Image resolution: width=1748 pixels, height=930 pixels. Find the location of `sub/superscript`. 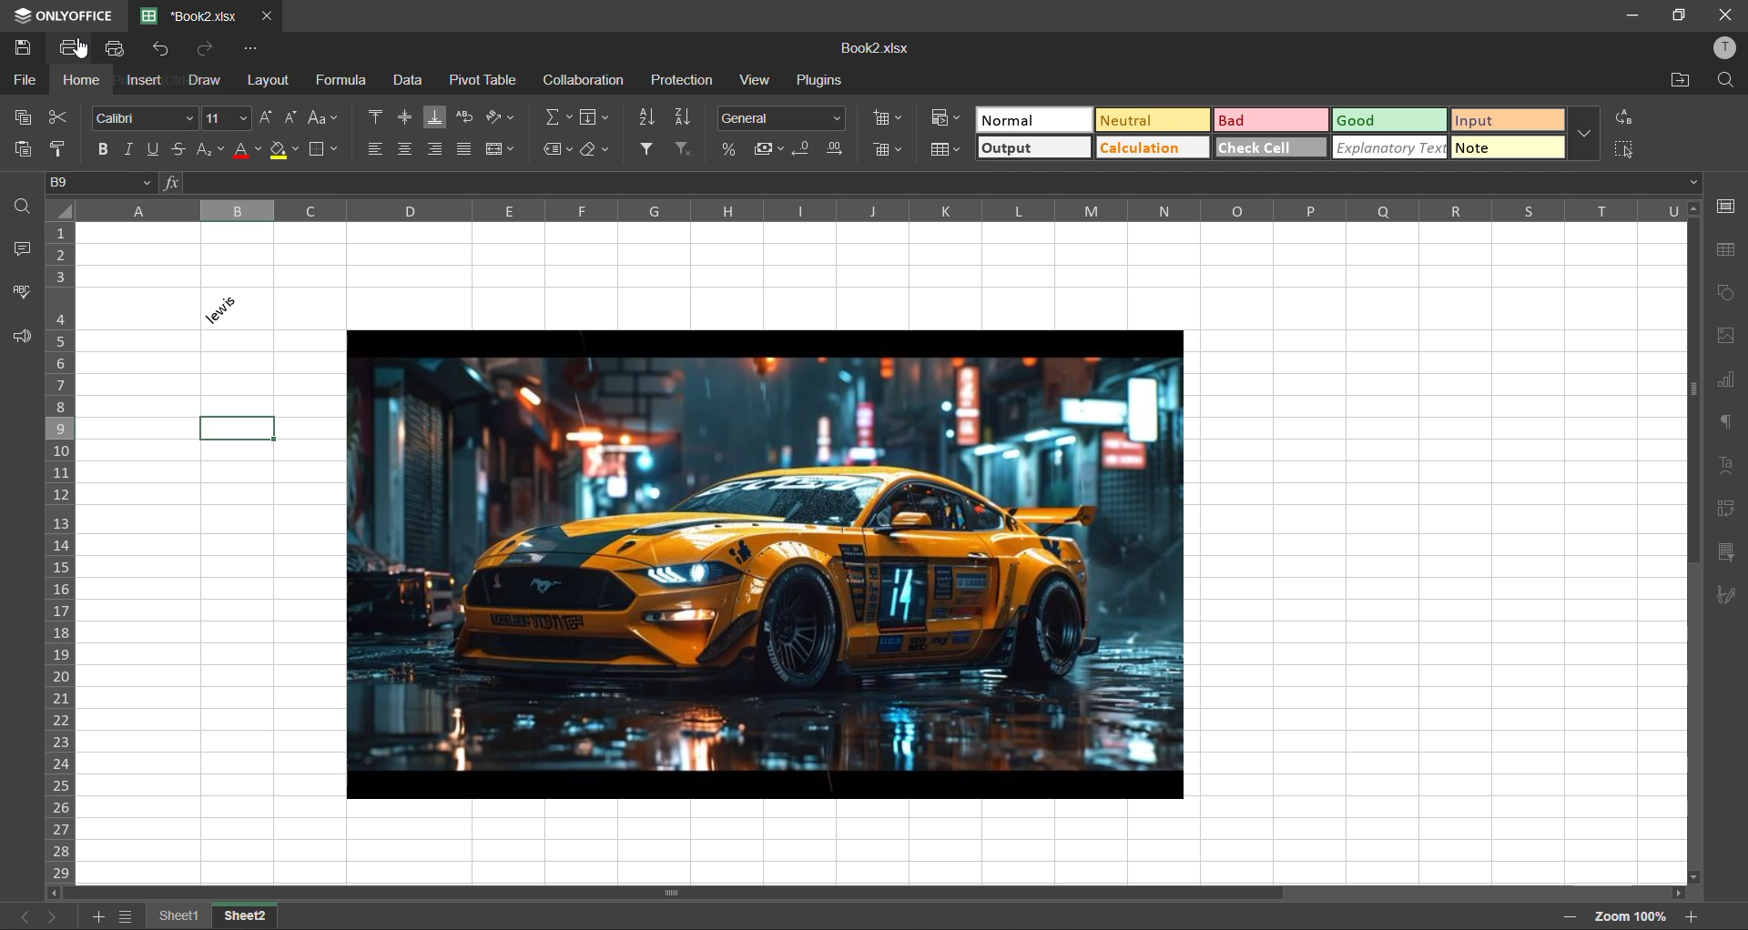

sub/superscript is located at coordinates (210, 151).